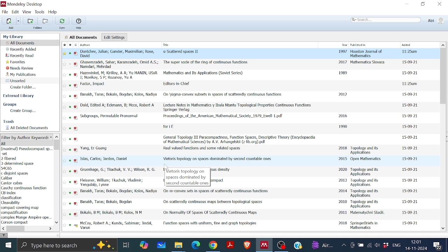 The width and height of the screenshot is (448, 252). I want to click on date, so click(409, 105).